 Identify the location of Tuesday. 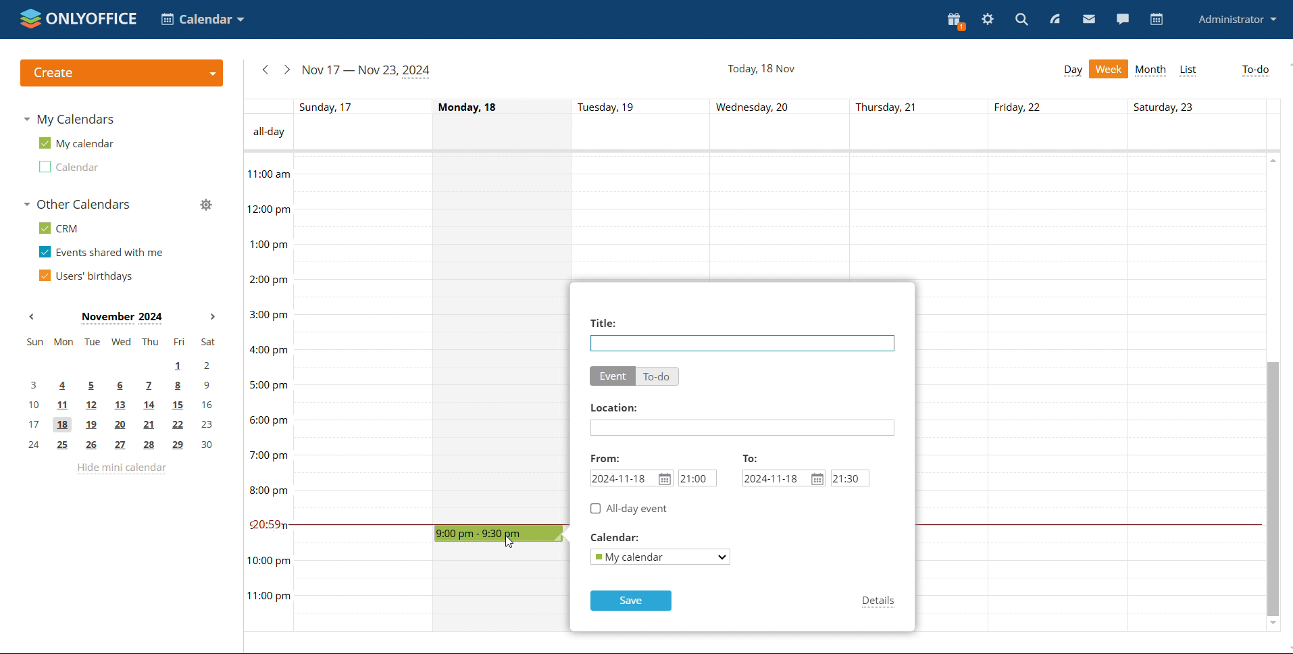
(638, 218).